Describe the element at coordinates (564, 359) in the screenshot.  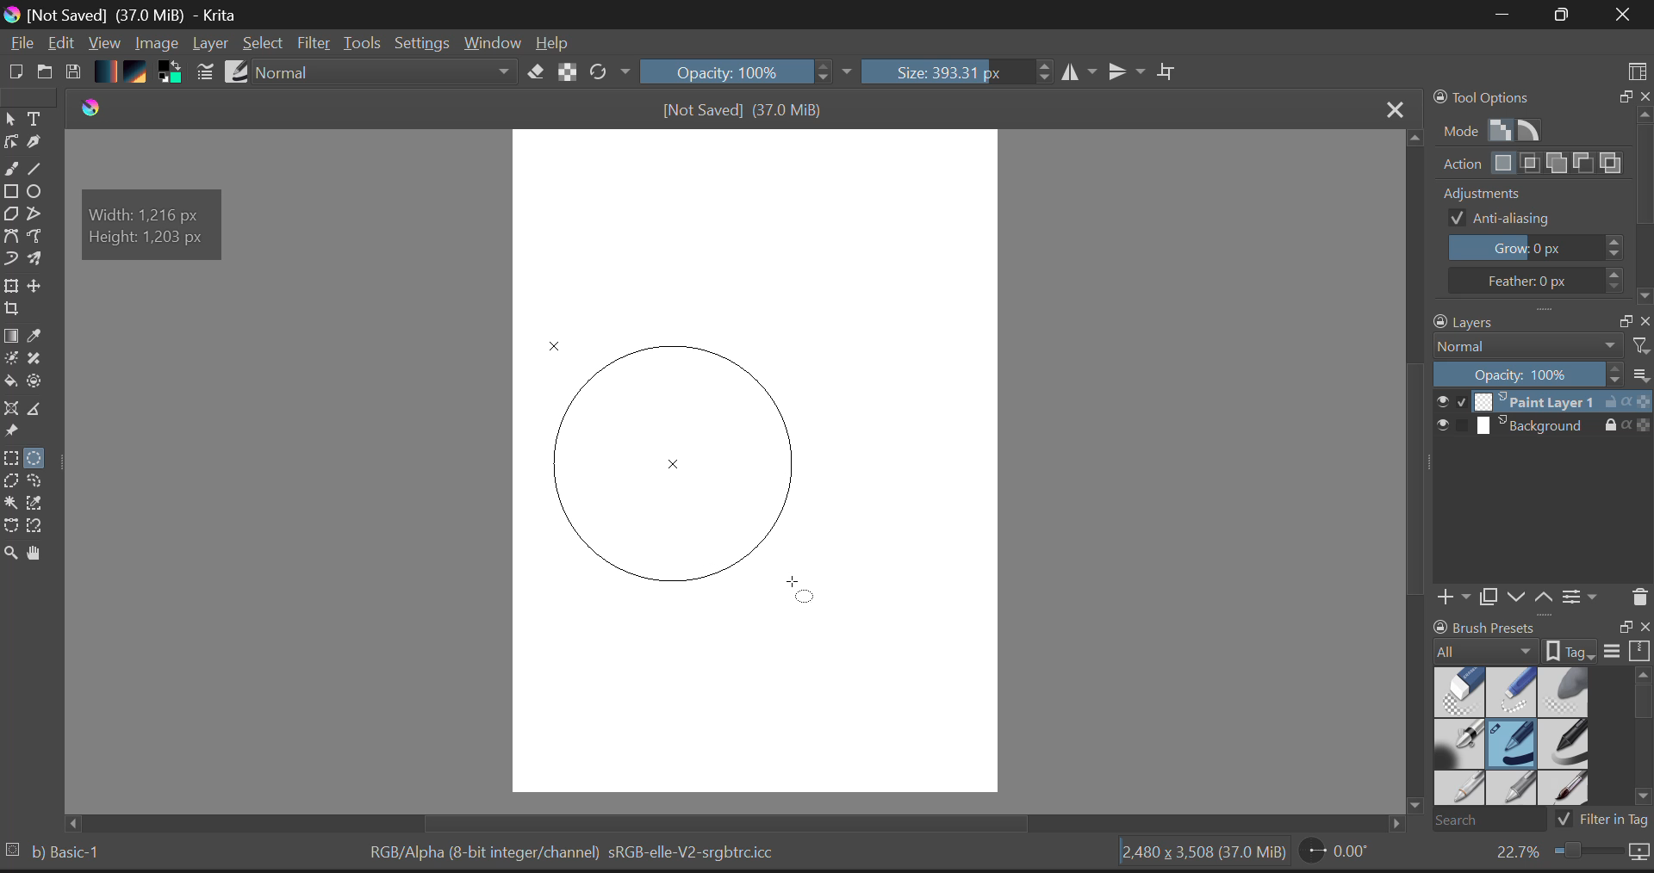
I see `MOUSE_DOWN Cursor Position` at that location.